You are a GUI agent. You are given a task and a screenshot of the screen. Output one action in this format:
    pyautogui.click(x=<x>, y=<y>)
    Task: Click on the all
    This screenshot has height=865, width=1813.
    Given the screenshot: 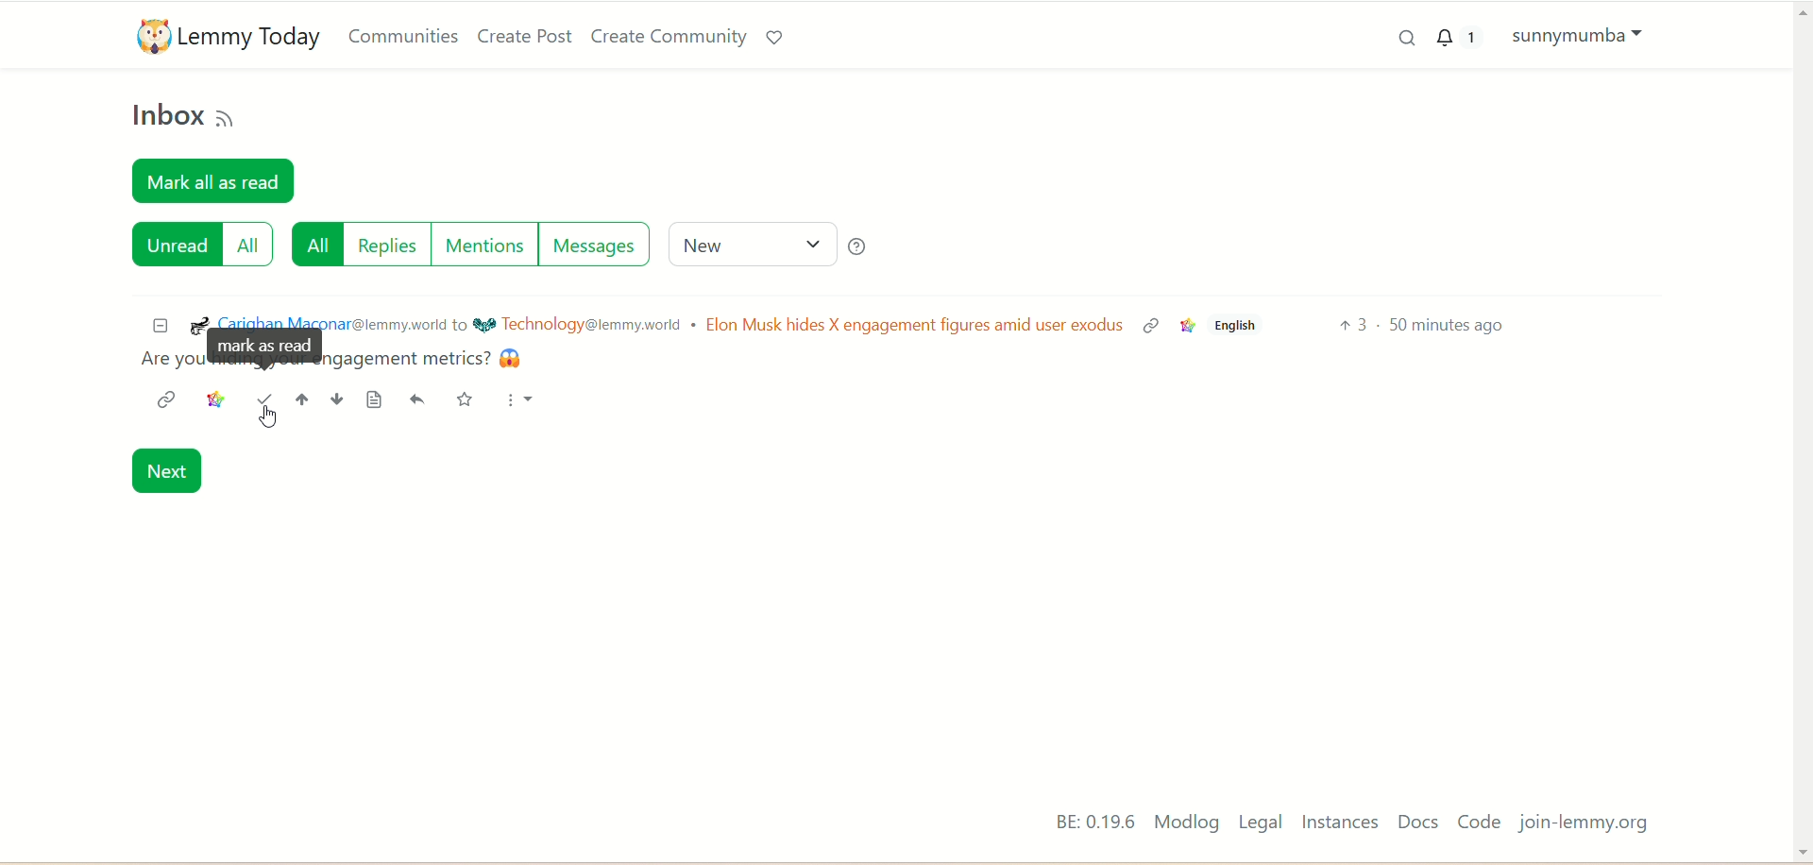 What is the action you would take?
    pyautogui.click(x=313, y=246)
    